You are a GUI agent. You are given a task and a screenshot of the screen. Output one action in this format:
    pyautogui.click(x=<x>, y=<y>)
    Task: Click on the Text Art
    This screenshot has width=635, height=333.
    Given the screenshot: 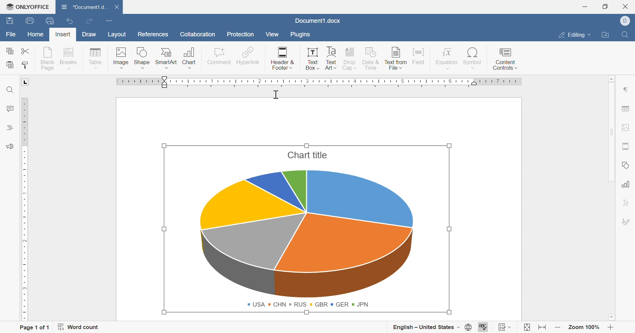 What is the action you would take?
    pyautogui.click(x=331, y=58)
    